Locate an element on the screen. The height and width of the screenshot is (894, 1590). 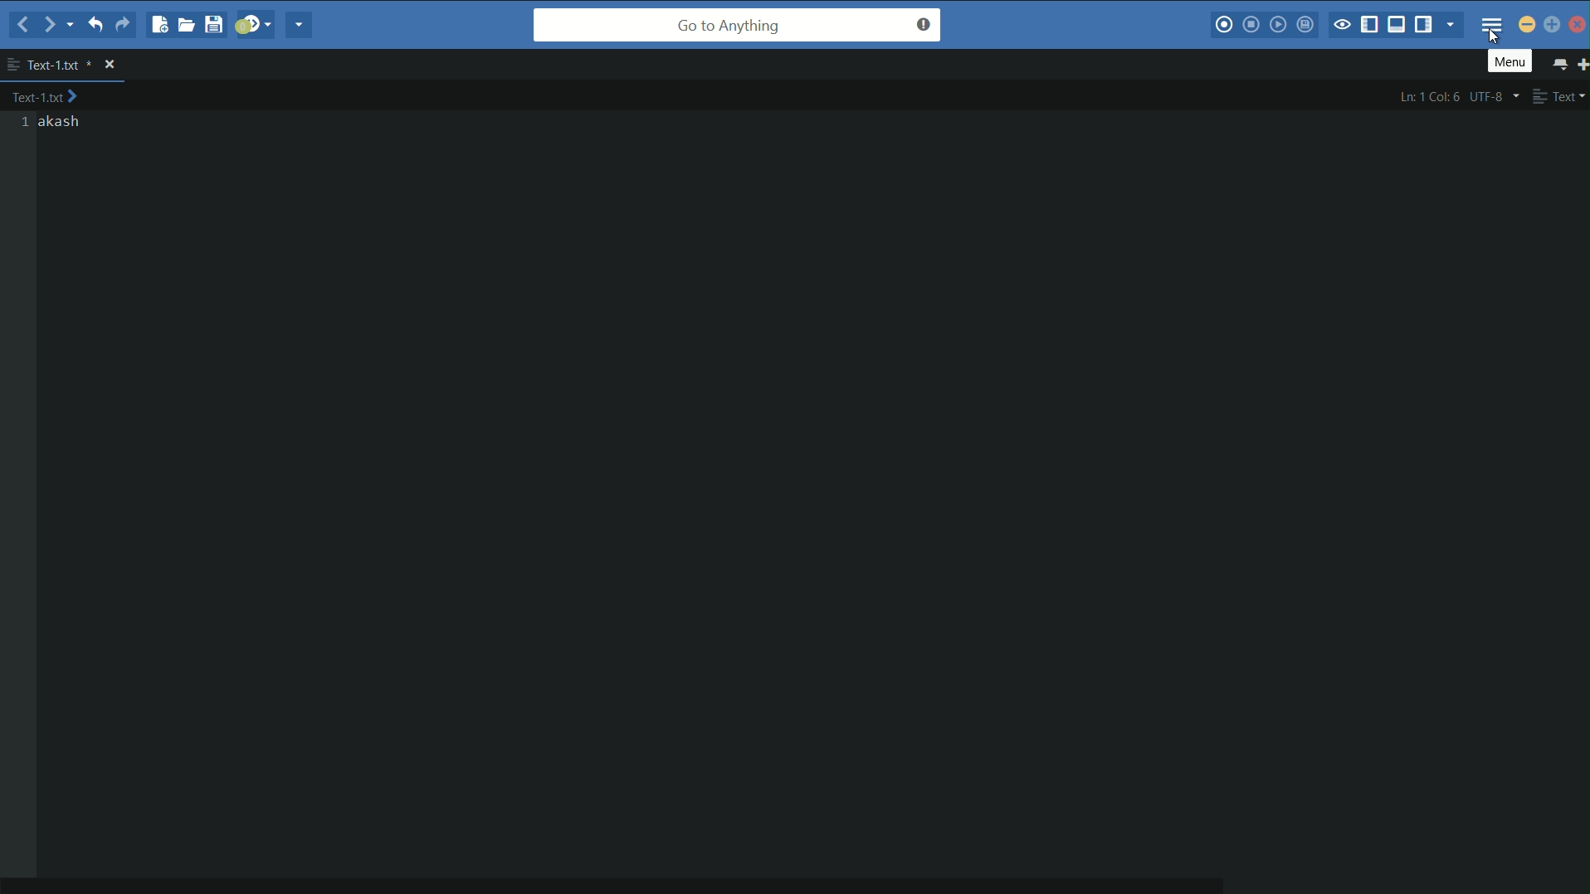
back is located at coordinates (24, 26).